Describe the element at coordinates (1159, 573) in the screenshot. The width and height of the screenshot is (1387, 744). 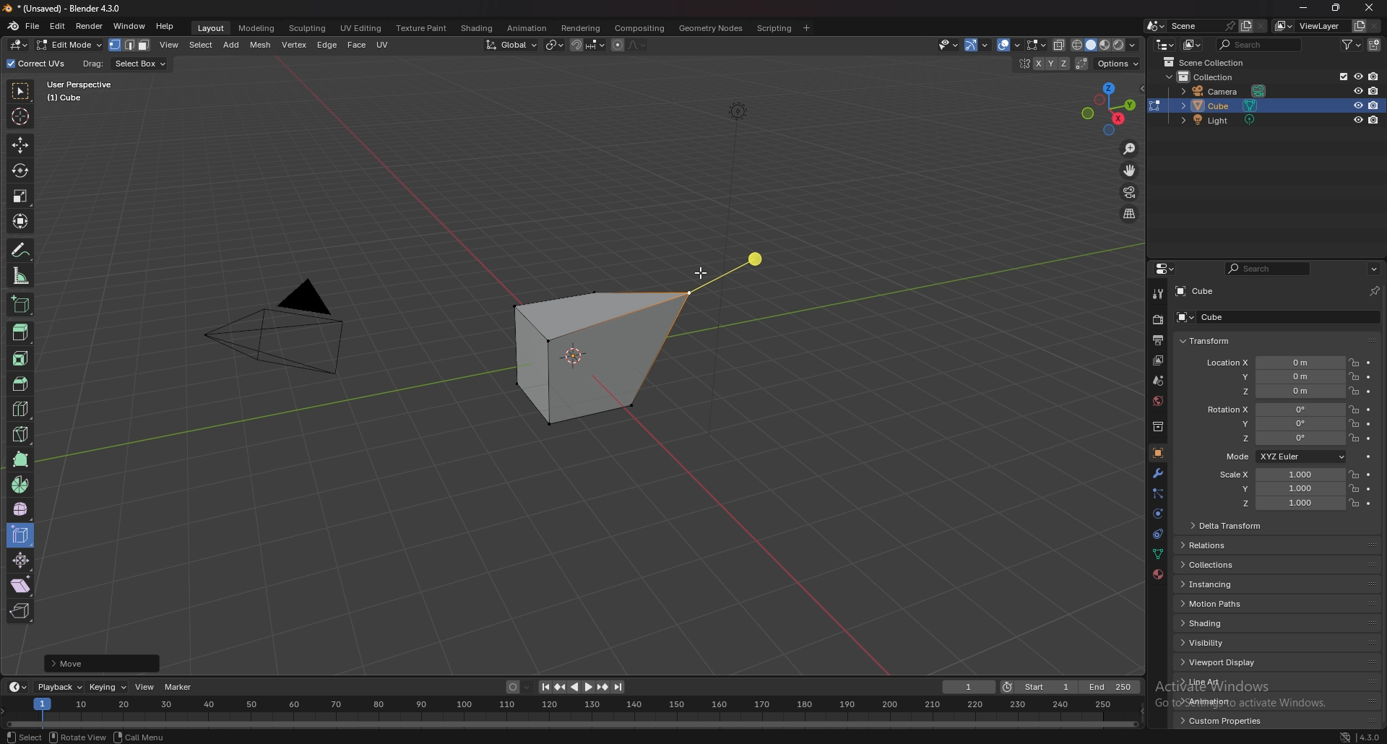
I see `material` at that location.